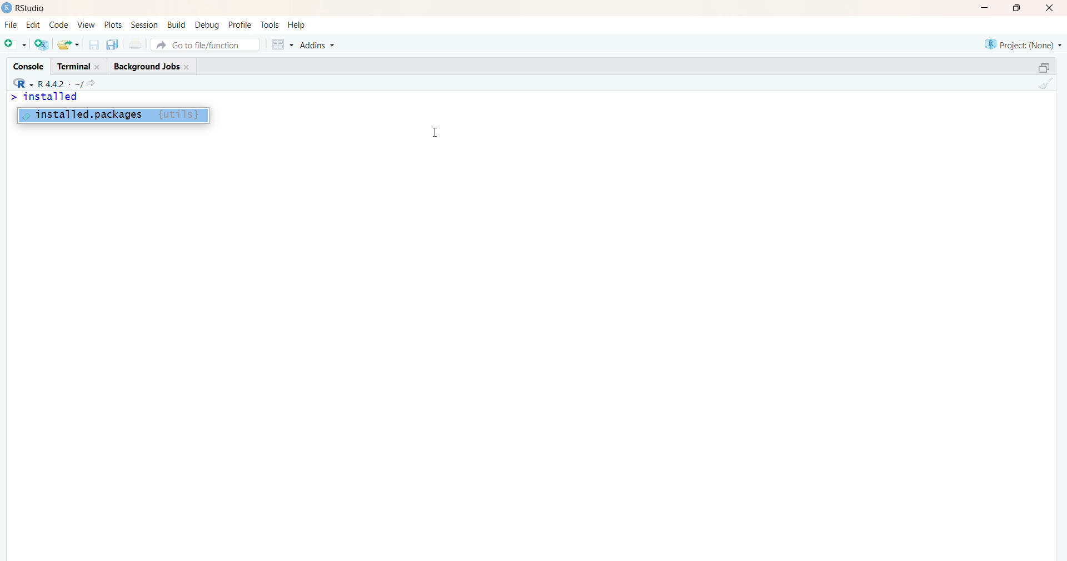 The image size is (1067, 561). What do you see at coordinates (144, 25) in the screenshot?
I see `session` at bounding box center [144, 25].